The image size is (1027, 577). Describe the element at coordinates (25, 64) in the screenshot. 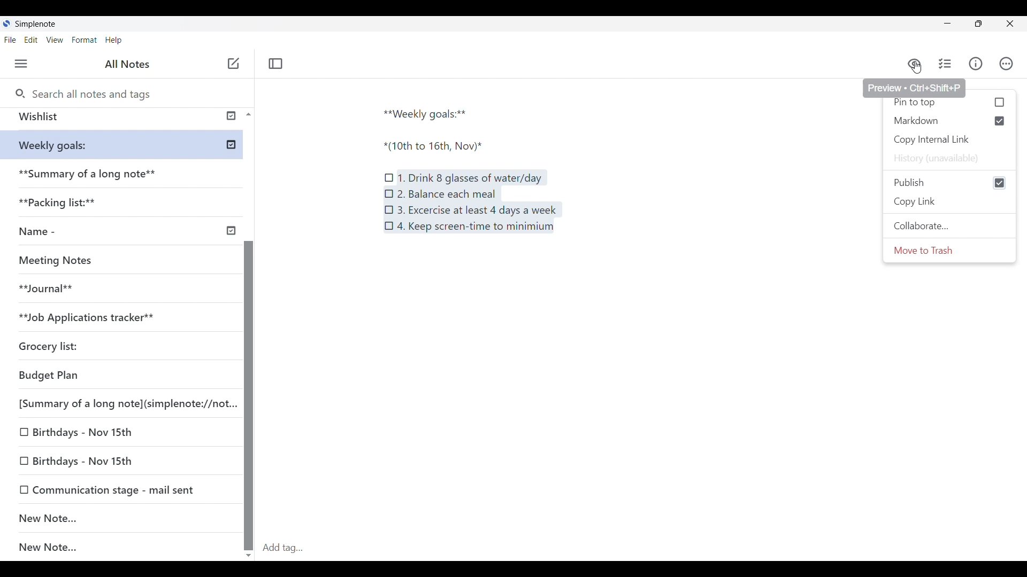

I see `Menu • ctrl + shift + u` at that location.